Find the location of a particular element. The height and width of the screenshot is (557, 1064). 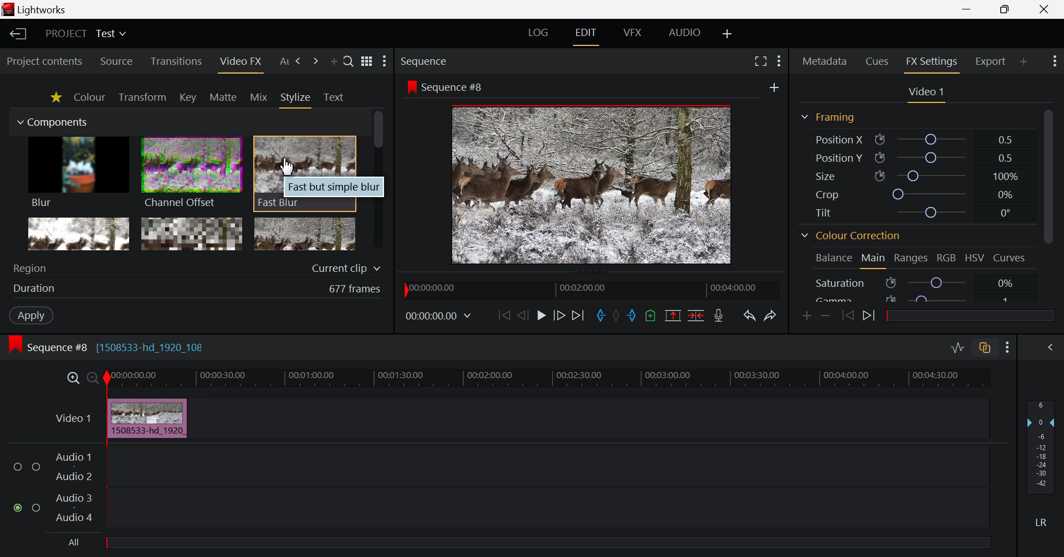

Position X is located at coordinates (917, 140).